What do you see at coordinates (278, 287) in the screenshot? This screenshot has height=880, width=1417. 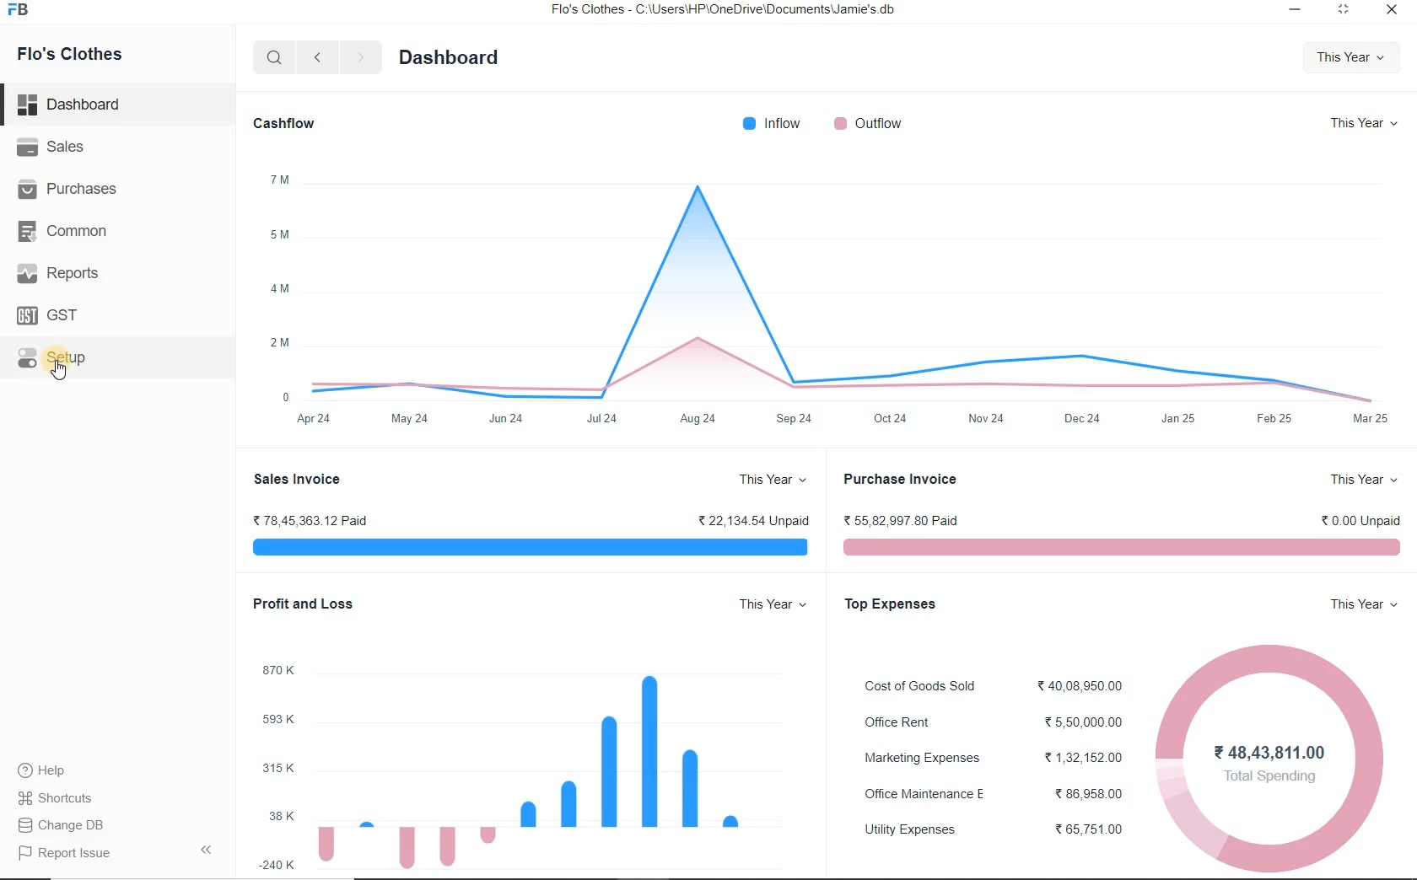 I see `7M, 5M, 4M, 2M, 0` at bounding box center [278, 287].